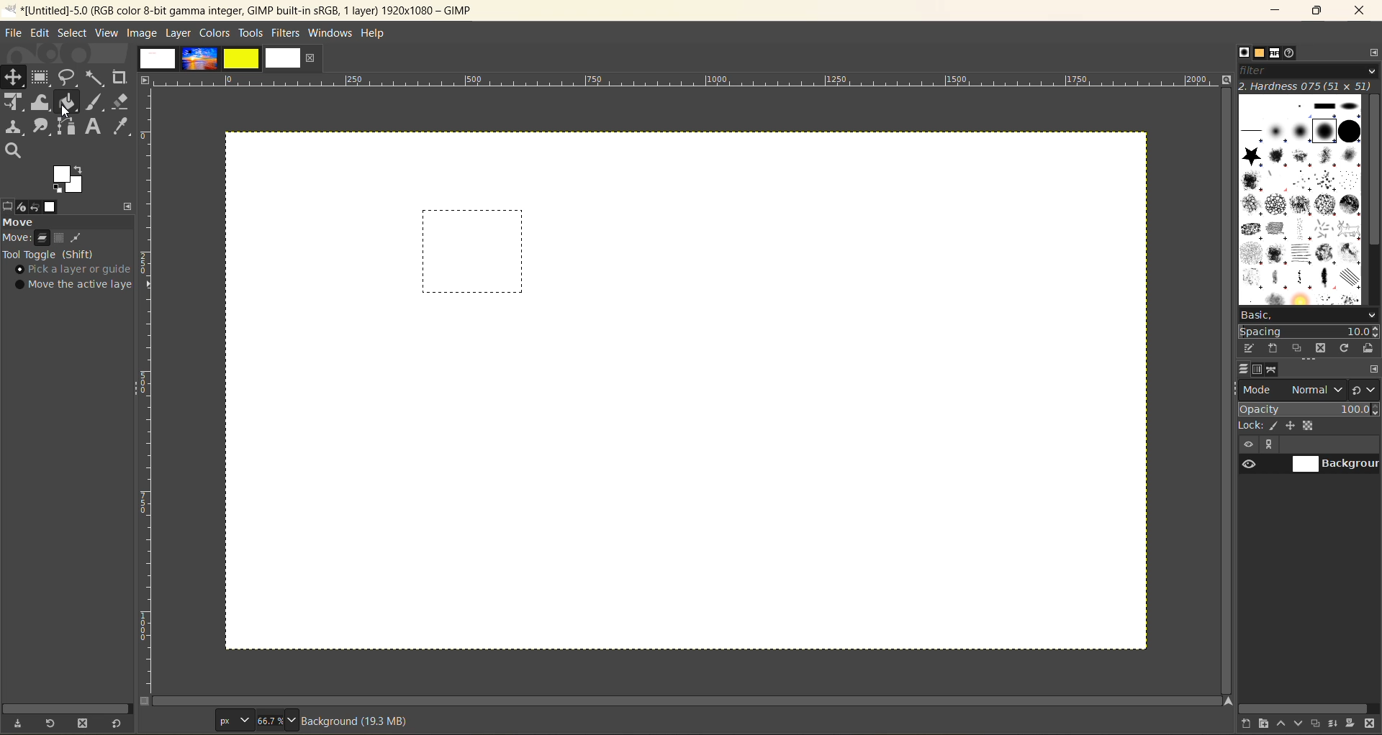 The height and width of the screenshot is (735, 1382). What do you see at coordinates (1246, 371) in the screenshot?
I see `layers` at bounding box center [1246, 371].